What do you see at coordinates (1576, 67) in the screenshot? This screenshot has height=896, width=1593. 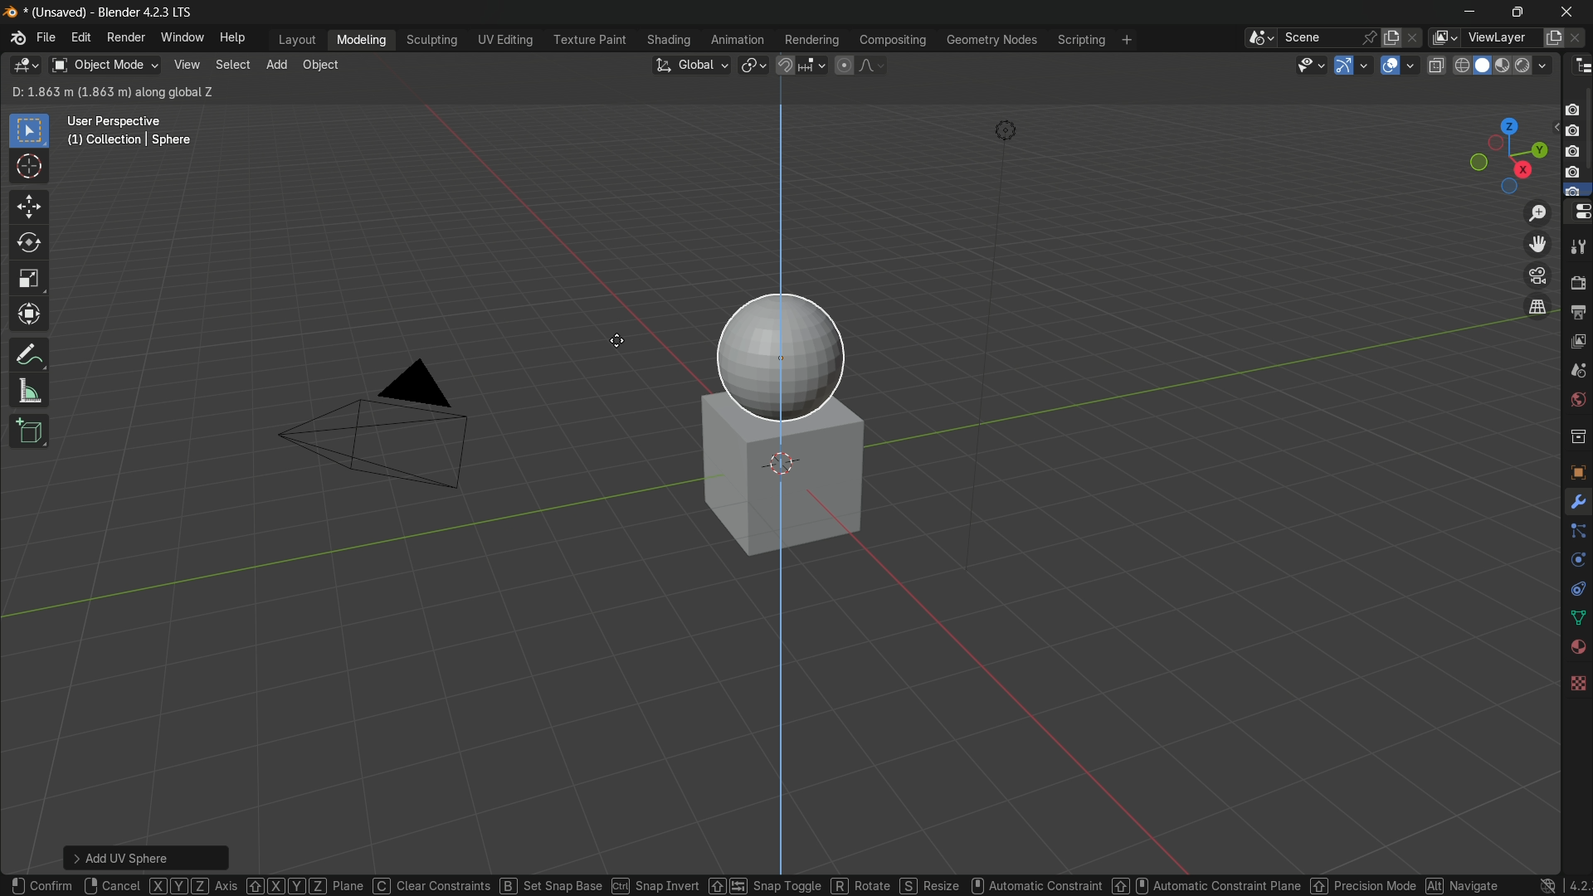 I see `outliner` at bounding box center [1576, 67].